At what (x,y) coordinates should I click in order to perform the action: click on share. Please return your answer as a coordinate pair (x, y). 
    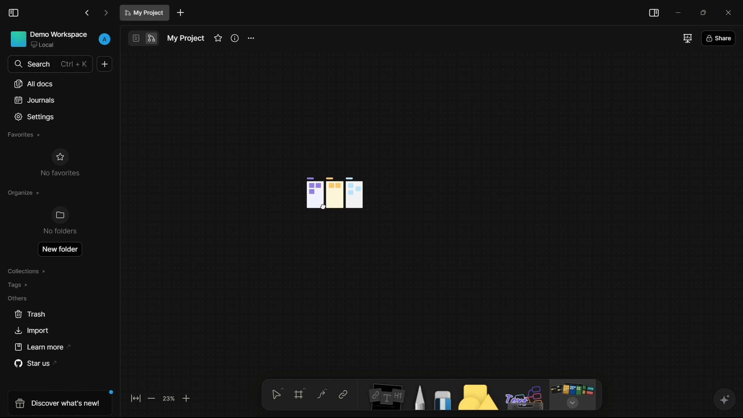
    Looking at the image, I should click on (718, 39).